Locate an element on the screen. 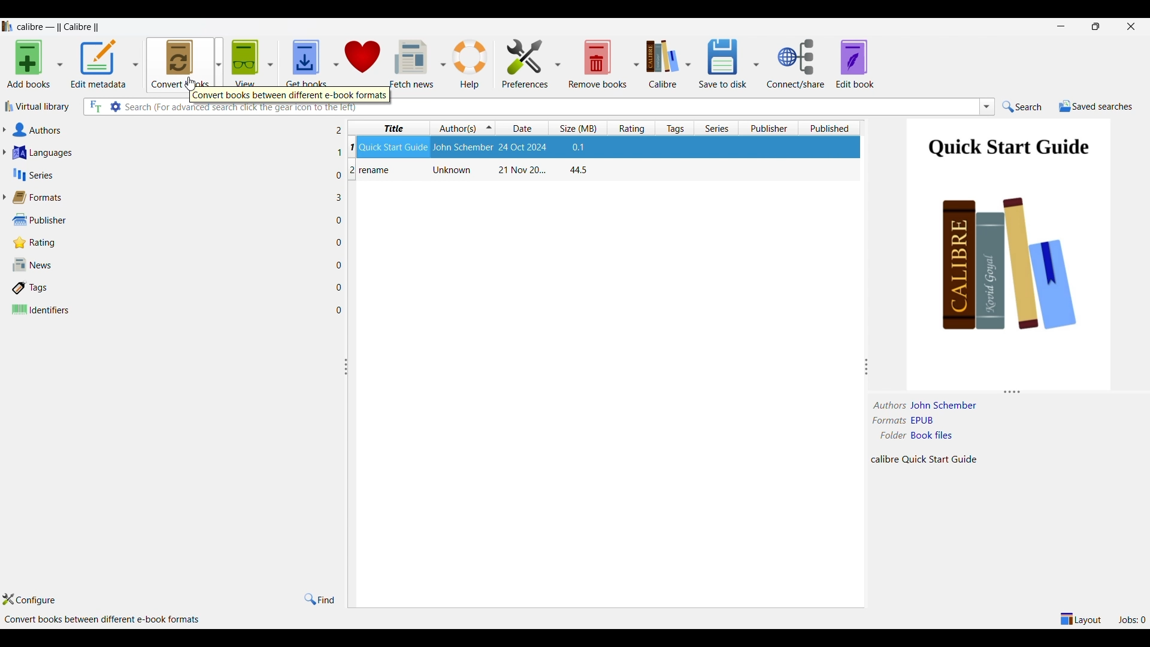 The height and width of the screenshot is (647, 1150). Close interface is located at coordinates (1131, 26).